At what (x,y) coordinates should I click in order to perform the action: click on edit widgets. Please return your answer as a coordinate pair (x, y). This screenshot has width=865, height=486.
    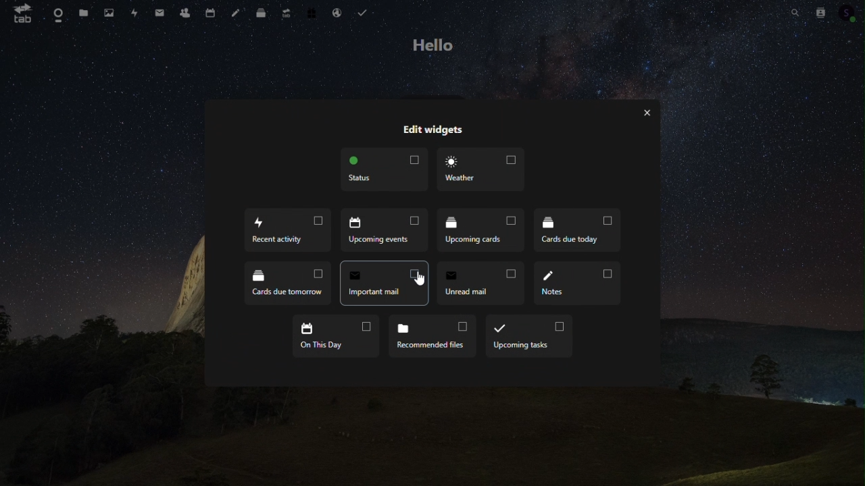
    Looking at the image, I should click on (435, 129).